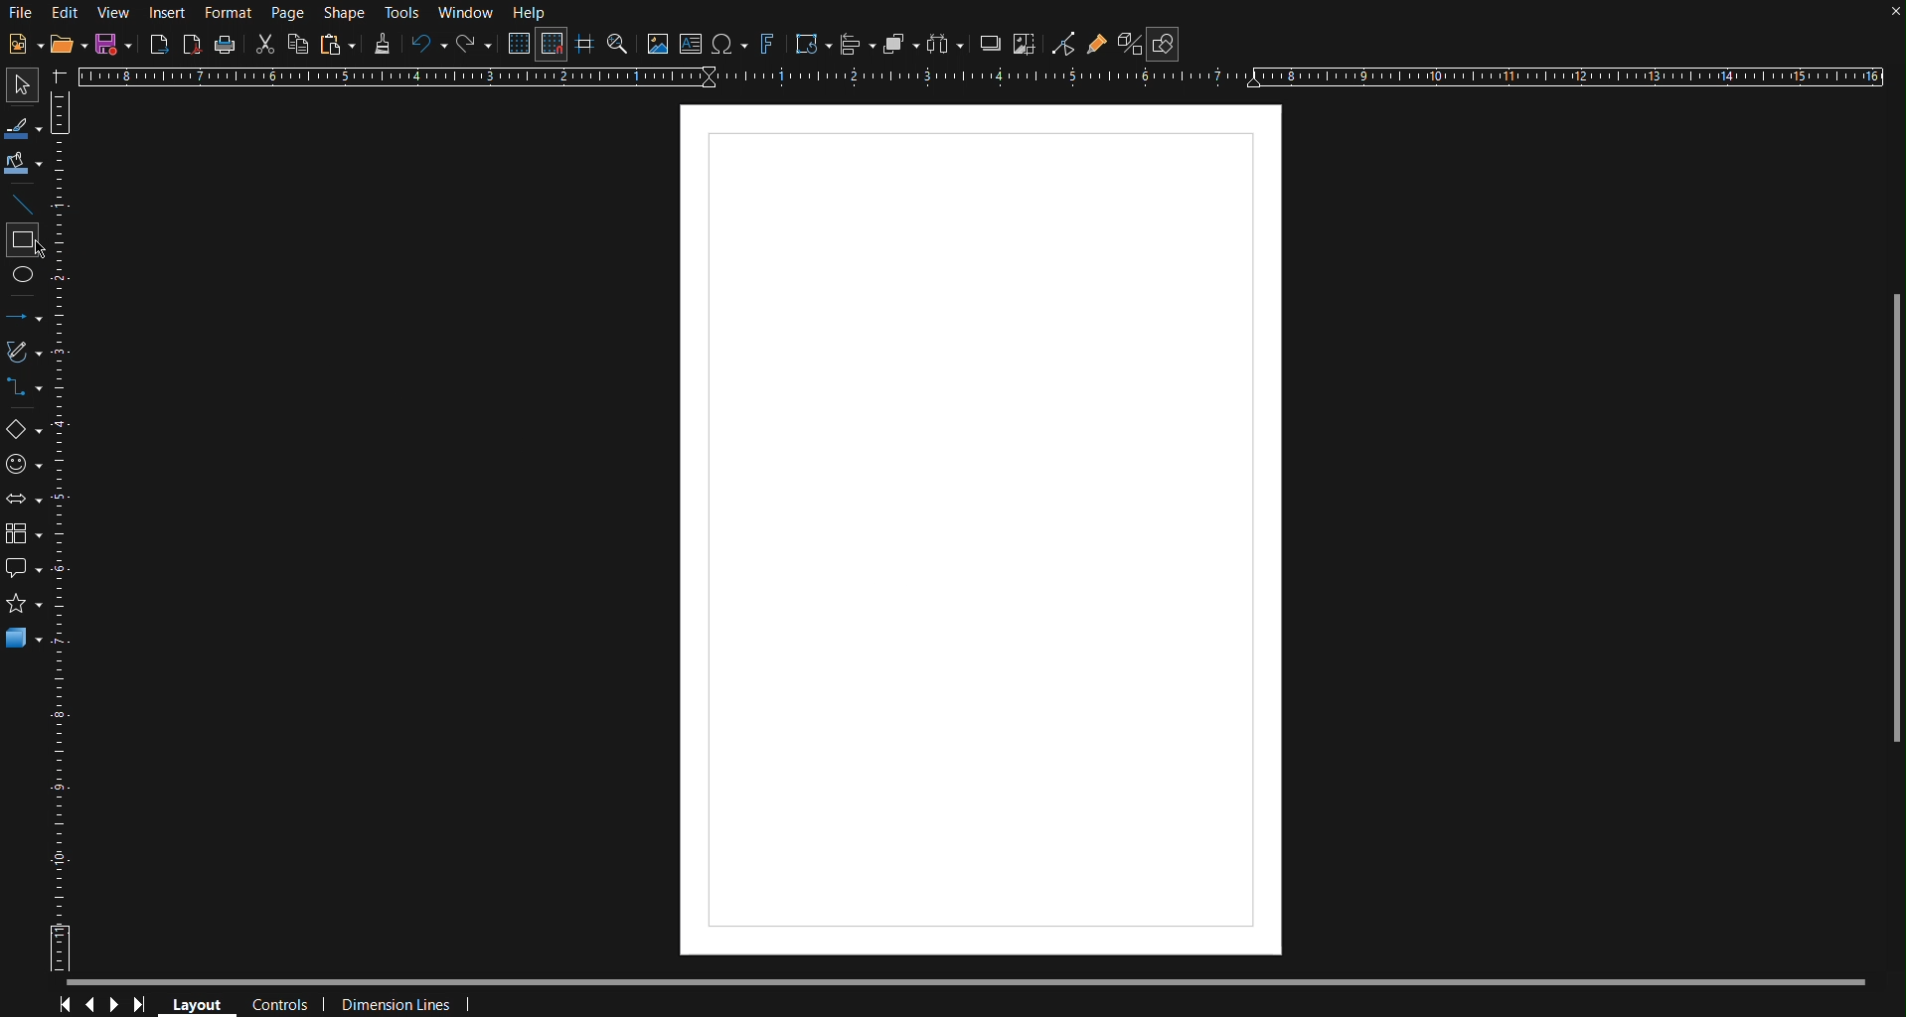 The height and width of the screenshot is (1017, 1906). What do you see at coordinates (551, 44) in the screenshot?
I see `Snap to Grid` at bounding box center [551, 44].